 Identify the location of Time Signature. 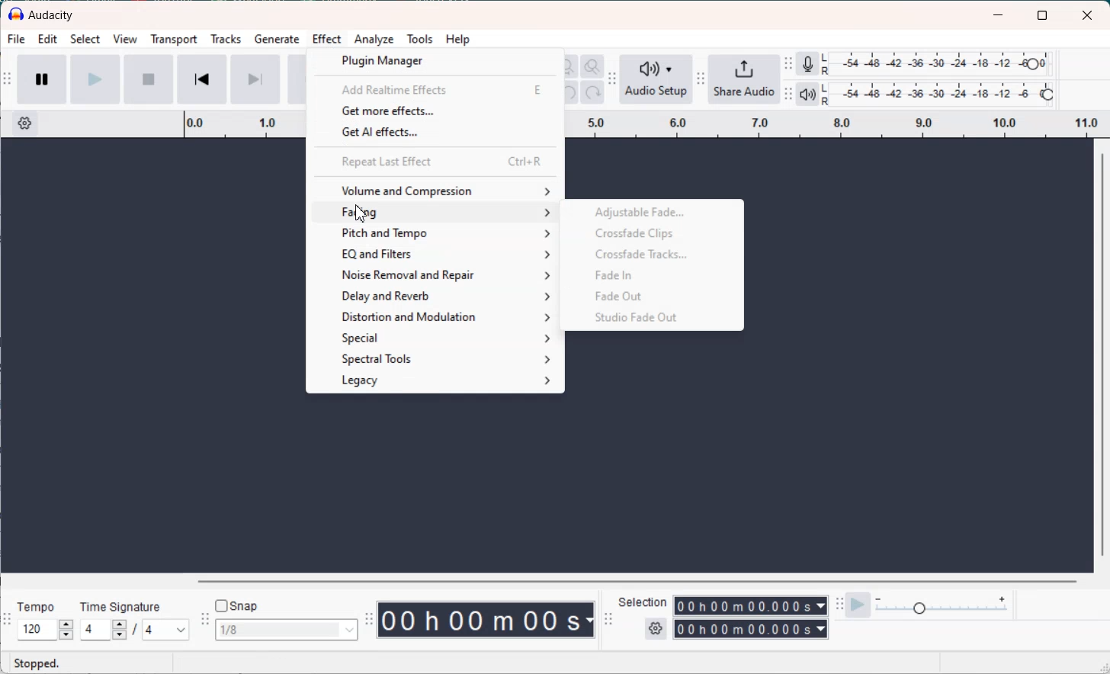
(120, 604).